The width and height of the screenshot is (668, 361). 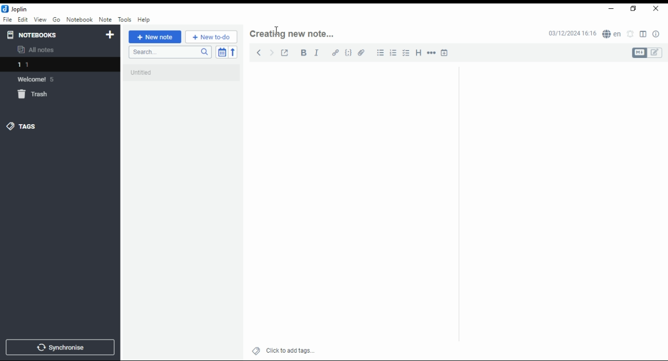 What do you see at coordinates (657, 9) in the screenshot?
I see `close window` at bounding box center [657, 9].